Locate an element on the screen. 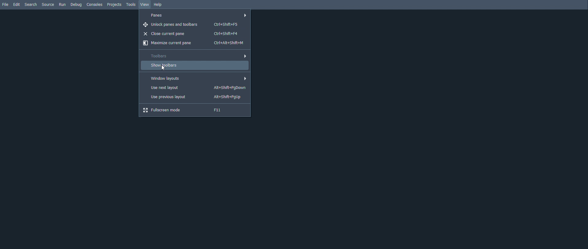 This screenshot has width=588, height=249. View is located at coordinates (145, 5).